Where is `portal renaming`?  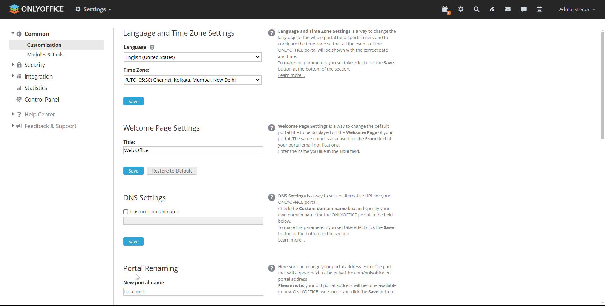
portal renaming is located at coordinates (151, 269).